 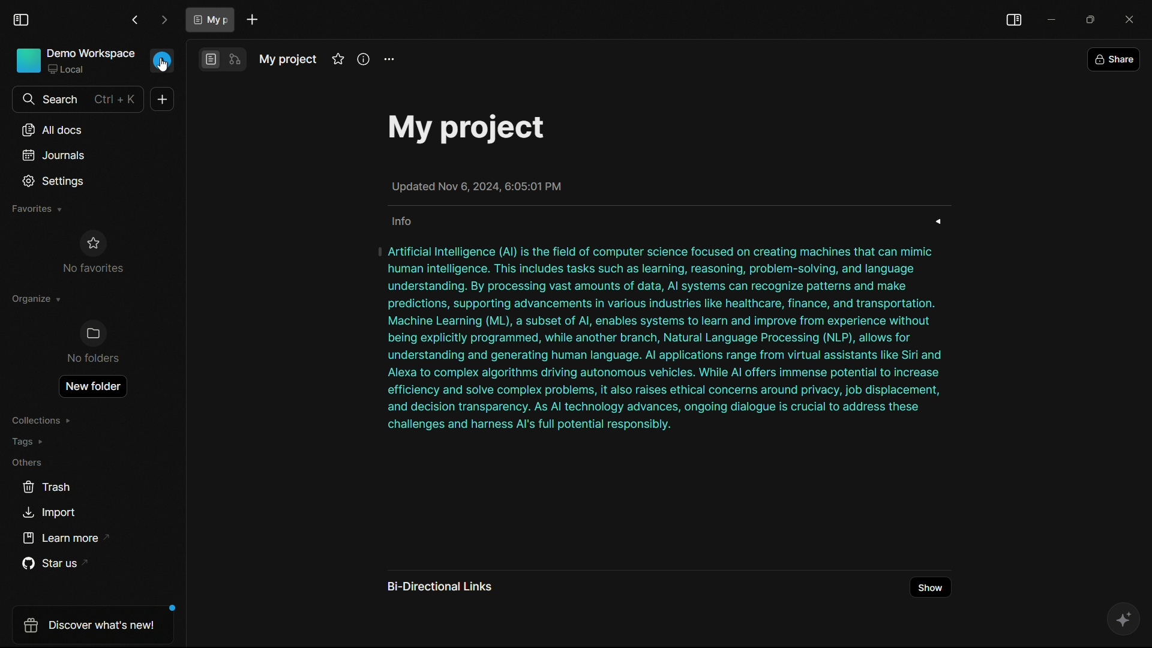 I want to click on toggle sidebar, so click(x=22, y=20).